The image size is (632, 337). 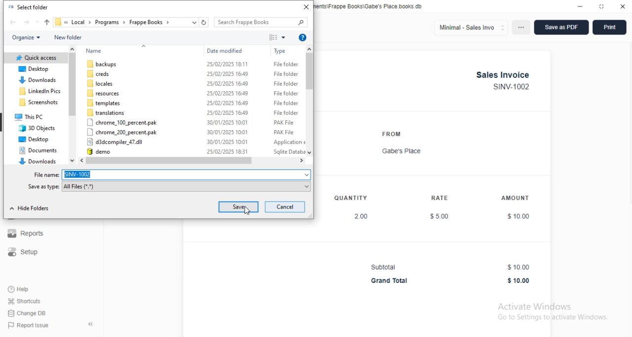 I want to click on SINV-1002, so click(x=511, y=87).